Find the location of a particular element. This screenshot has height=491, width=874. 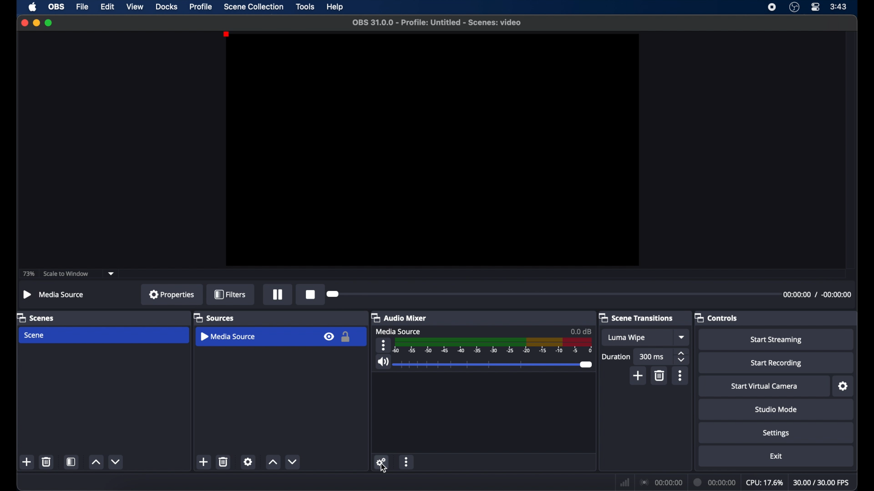

profile is located at coordinates (201, 7).